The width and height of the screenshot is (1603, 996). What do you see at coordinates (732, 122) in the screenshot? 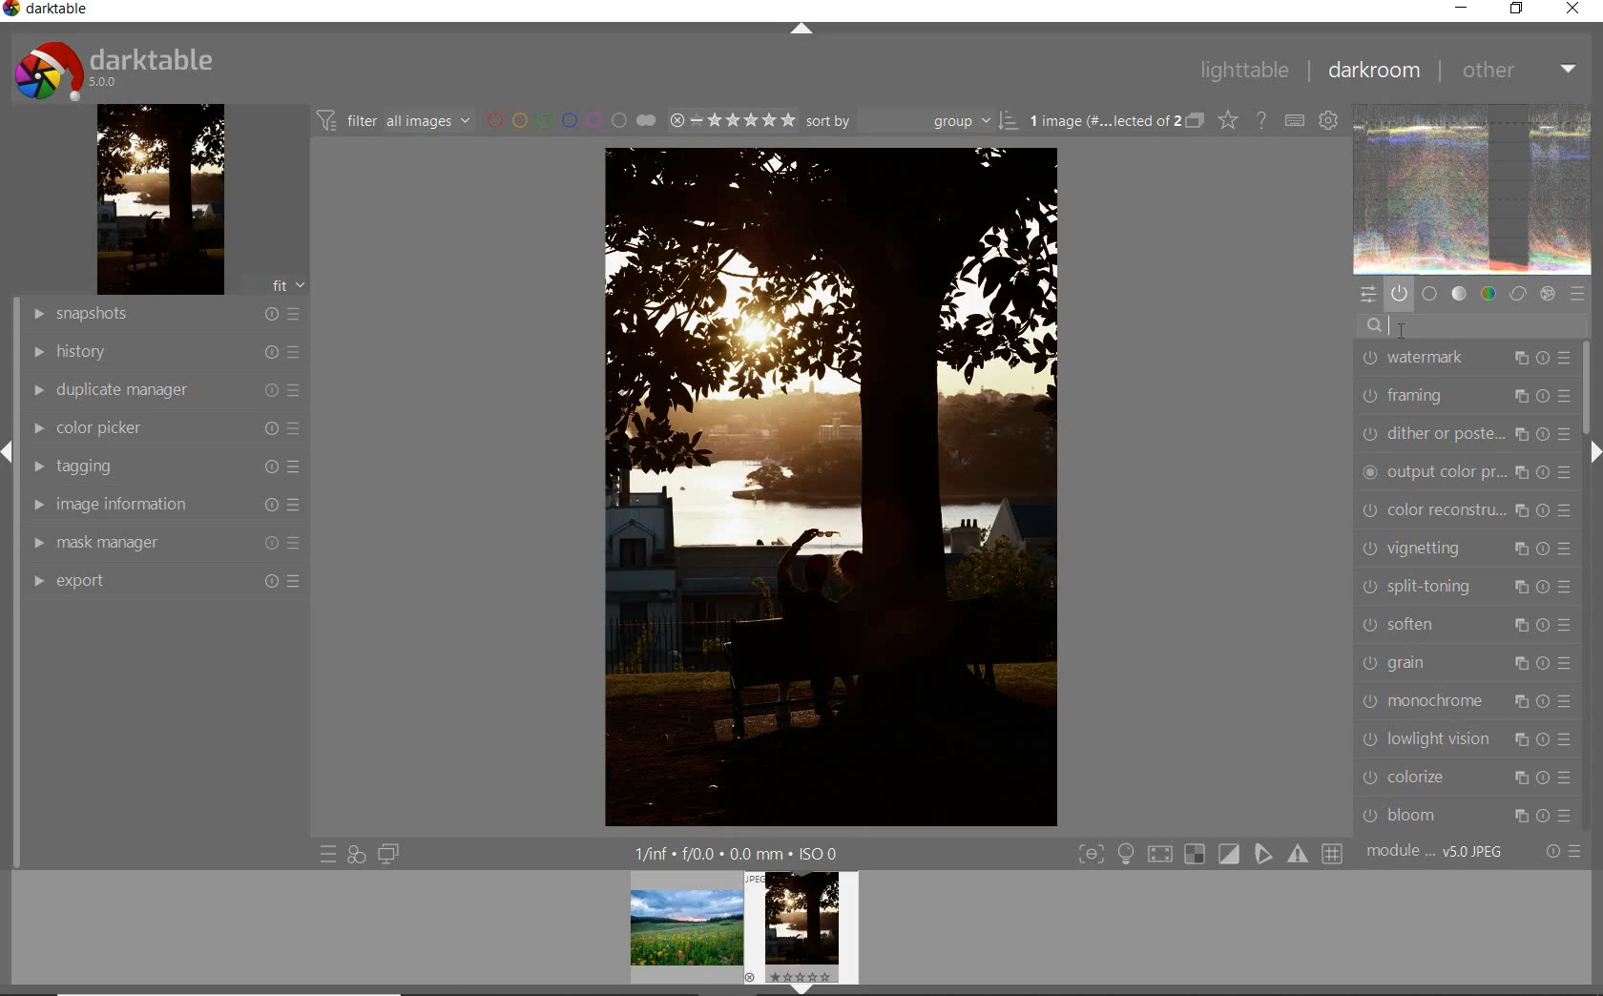
I see `selected Image range rating` at bounding box center [732, 122].